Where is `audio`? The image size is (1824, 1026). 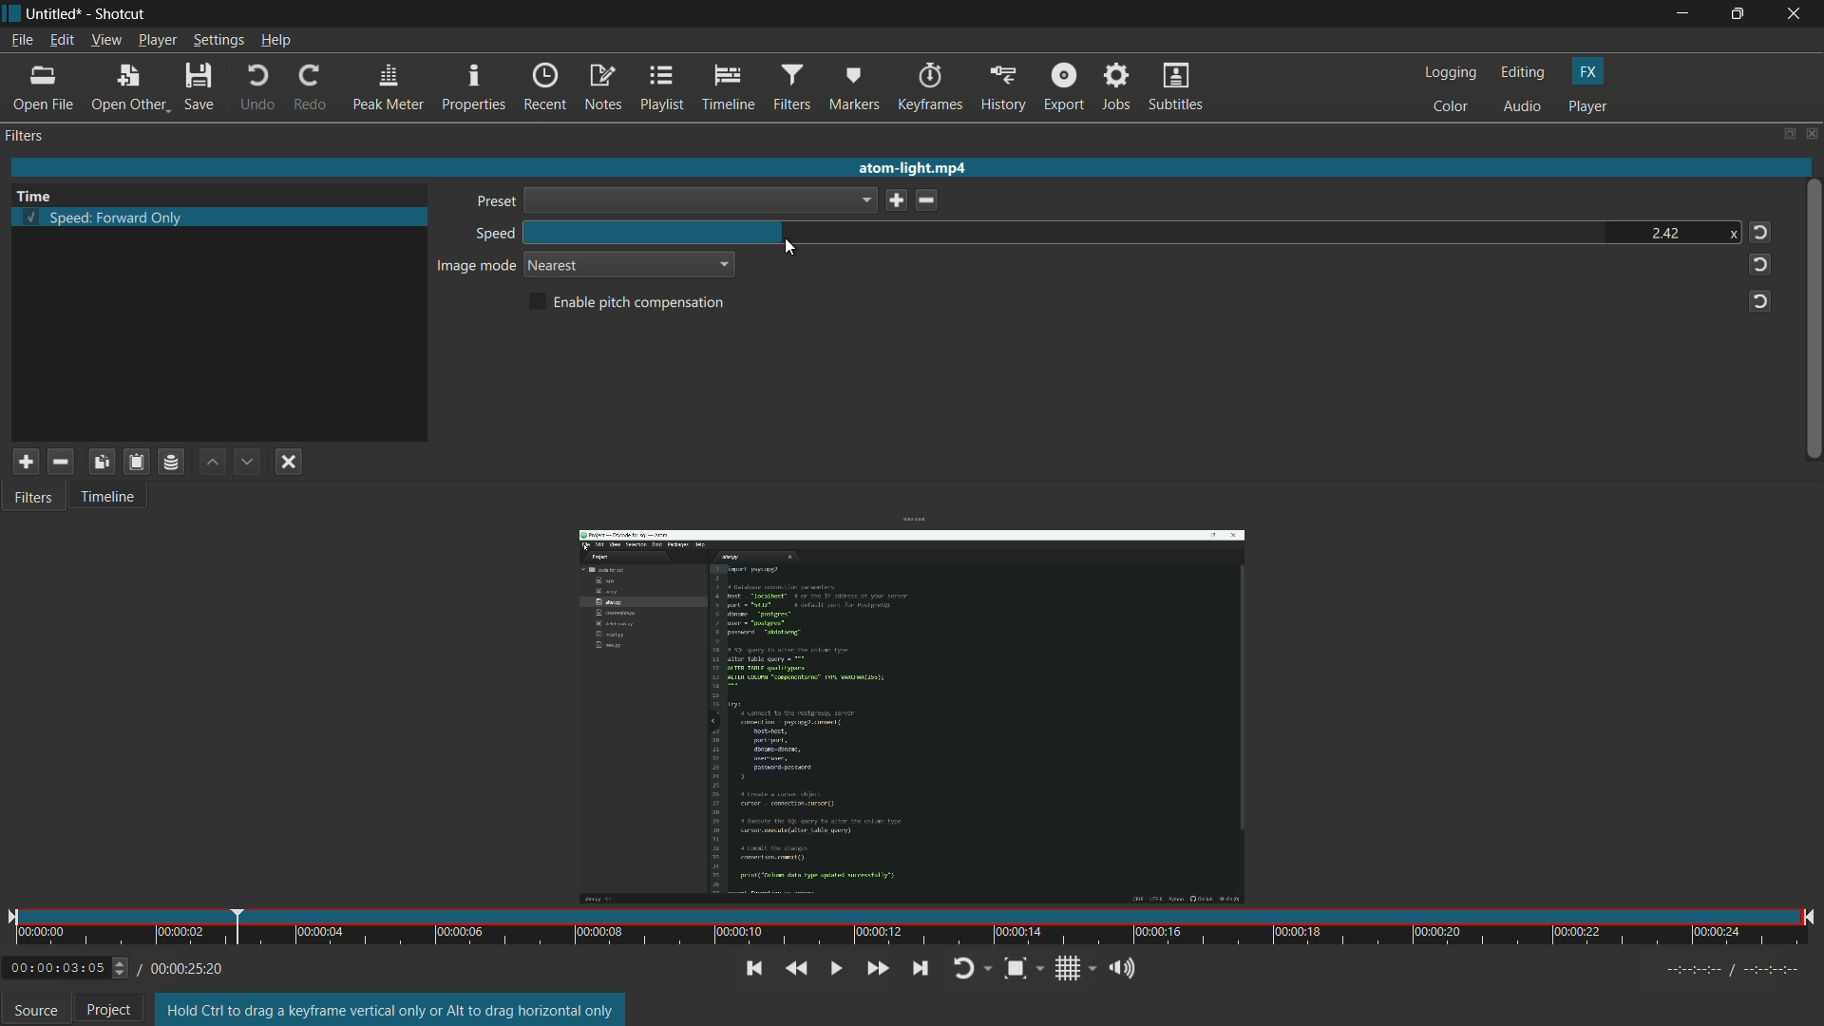
audio is located at coordinates (1524, 107).